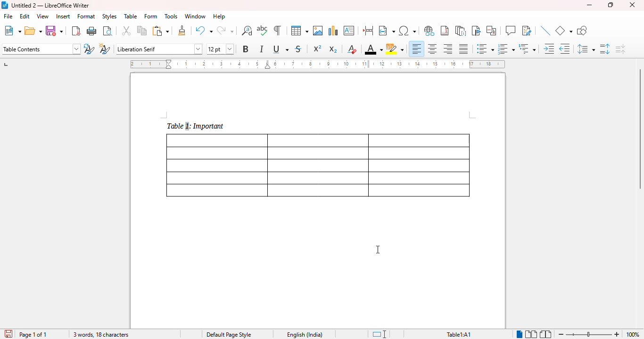 This screenshot has width=644, height=339. What do you see at coordinates (305, 335) in the screenshot?
I see `text language` at bounding box center [305, 335].